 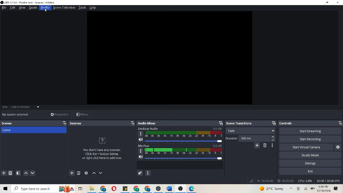 What do you see at coordinates (85, 173) in the screenshot?
I see `open source properties` at bounding box center [85, 173].